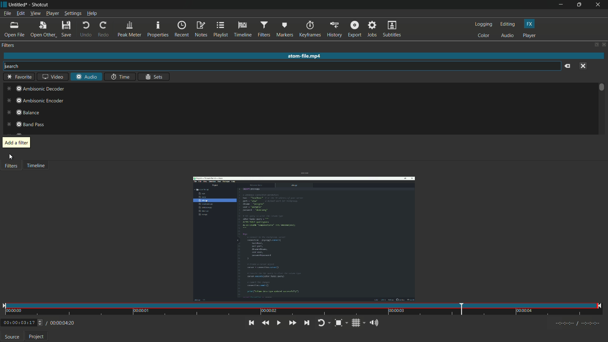 The image size is (608, 342). I want to click on open other, so click(43, 28).